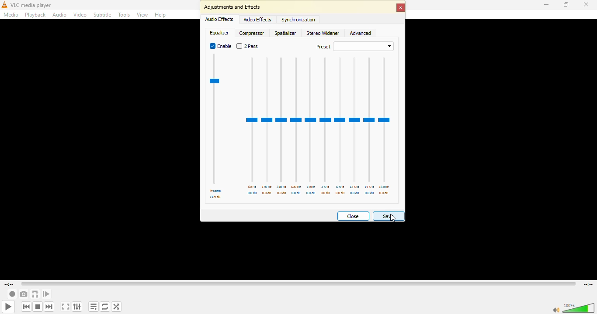 The image size is (597, 314). Describe the element at coordinates (401, 7) in the screenshot. I see `close` at that location.